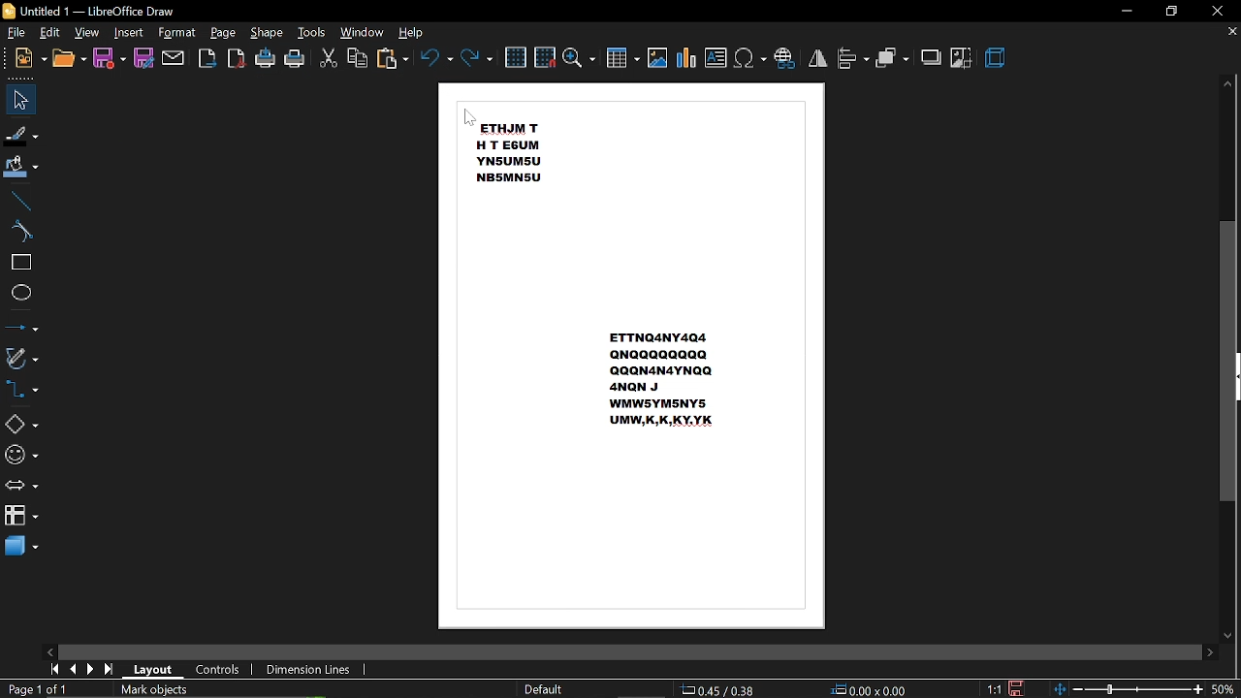 The image size is (1241, 698). Describe the element at coordinates (20, 231) in the screenshot. I see `curve` at that location.